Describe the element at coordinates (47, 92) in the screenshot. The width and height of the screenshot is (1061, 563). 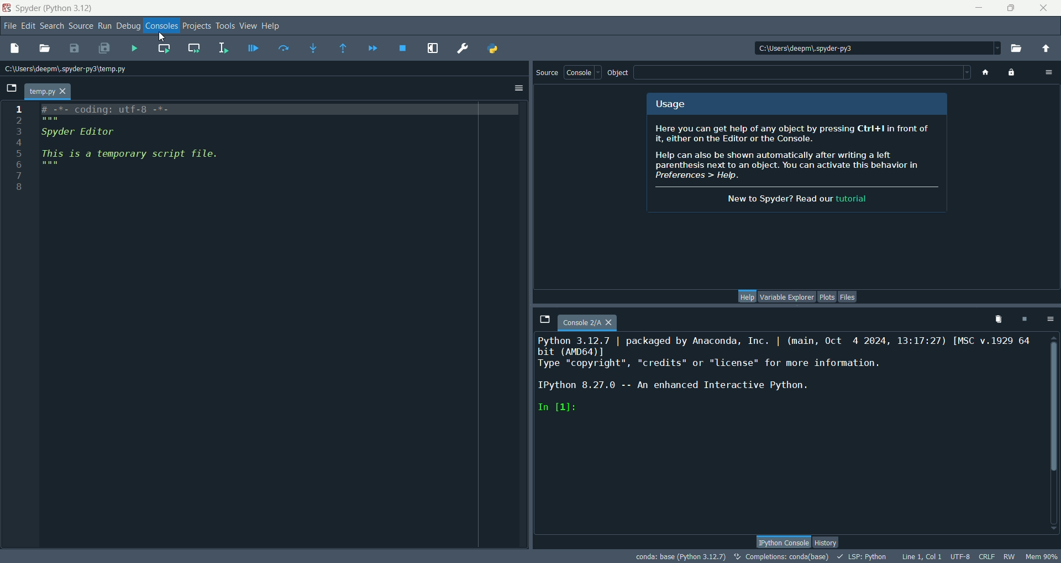
I see `temp.py` at that location.